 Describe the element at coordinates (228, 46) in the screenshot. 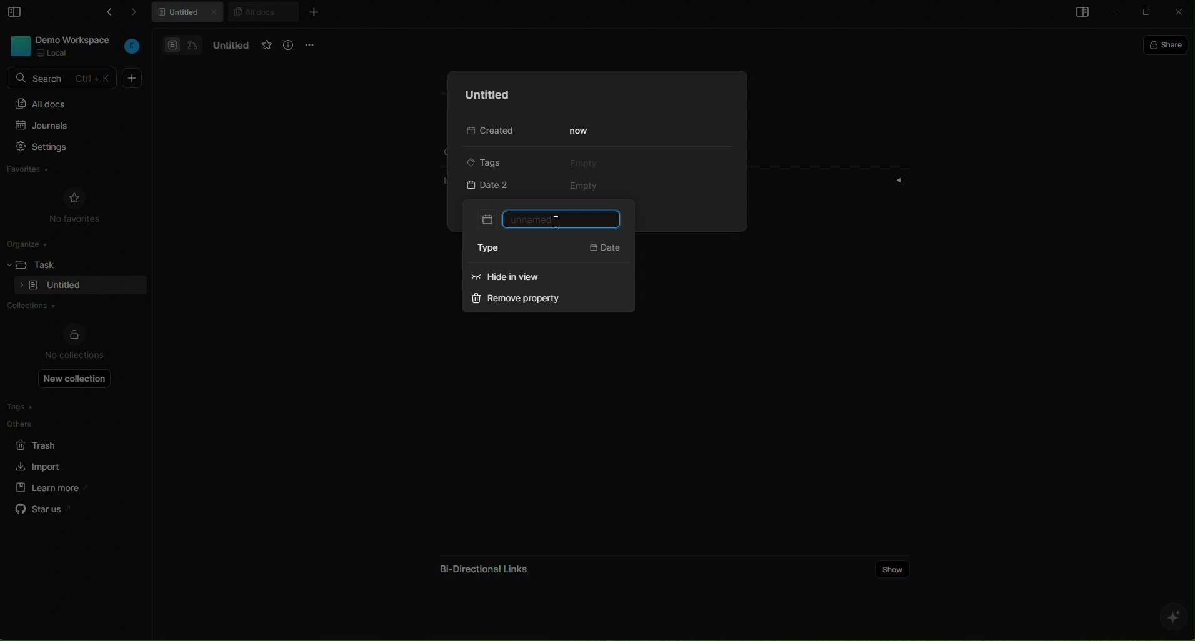

I see `untitled` at that location.